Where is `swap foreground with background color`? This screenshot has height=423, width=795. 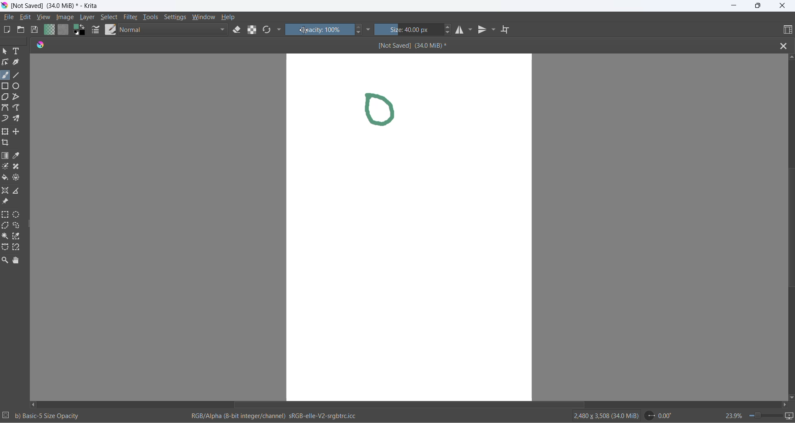
swap foreground with background color is located at coordinates (80, 30).